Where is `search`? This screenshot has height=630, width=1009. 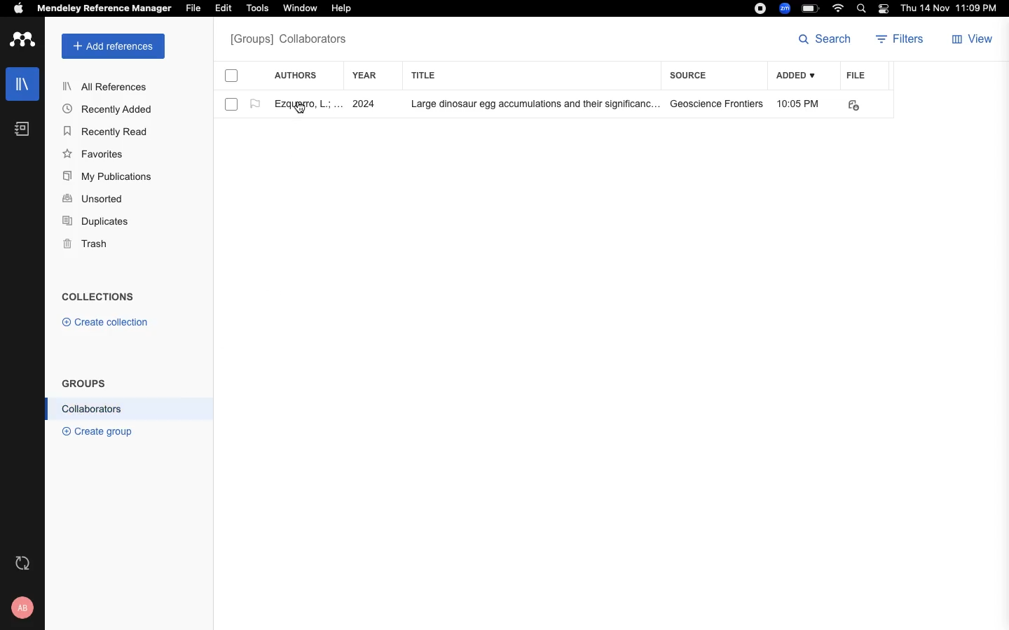
search is located at coordinates (825, 40).